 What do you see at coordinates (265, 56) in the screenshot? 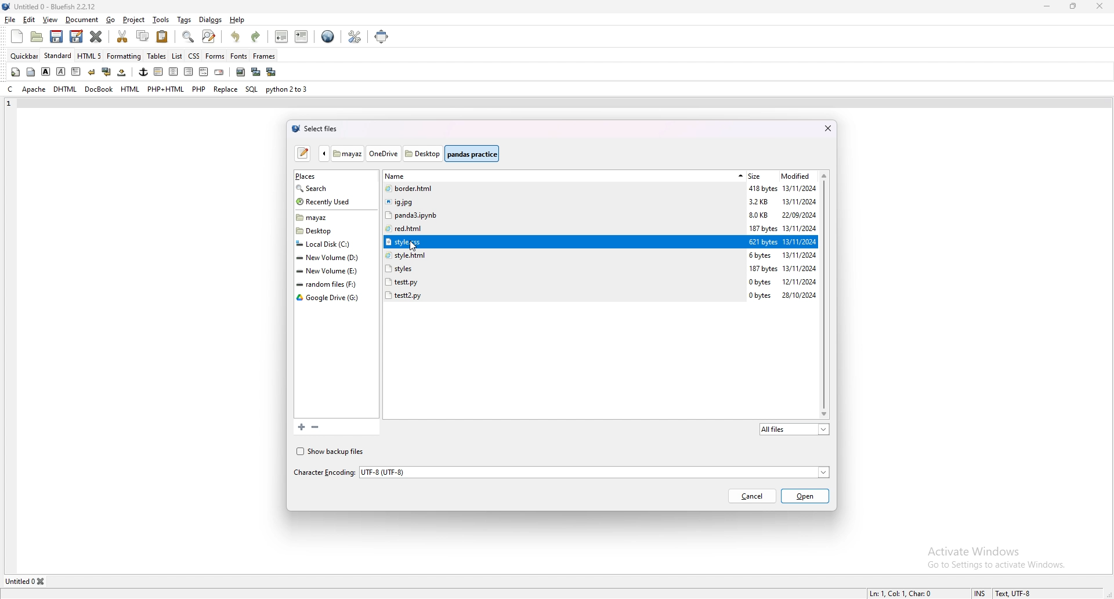
I see `frames` at bounding box center [265, 56].